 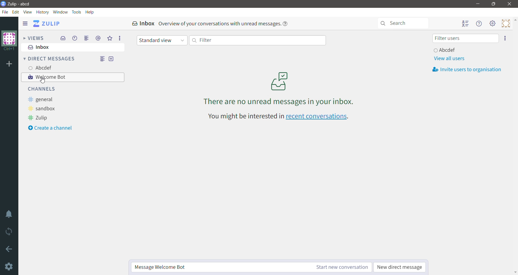 I want to click on Restore Down, so click(x=493, y=4).